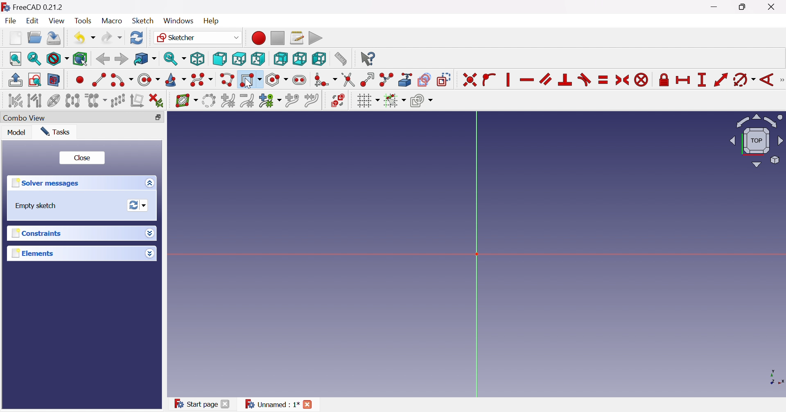 The width and height of the screenshot is (786, 412). Describe the element at coordinates (771, 376) in the screenshot. I see `x, y axis plane` at that location.